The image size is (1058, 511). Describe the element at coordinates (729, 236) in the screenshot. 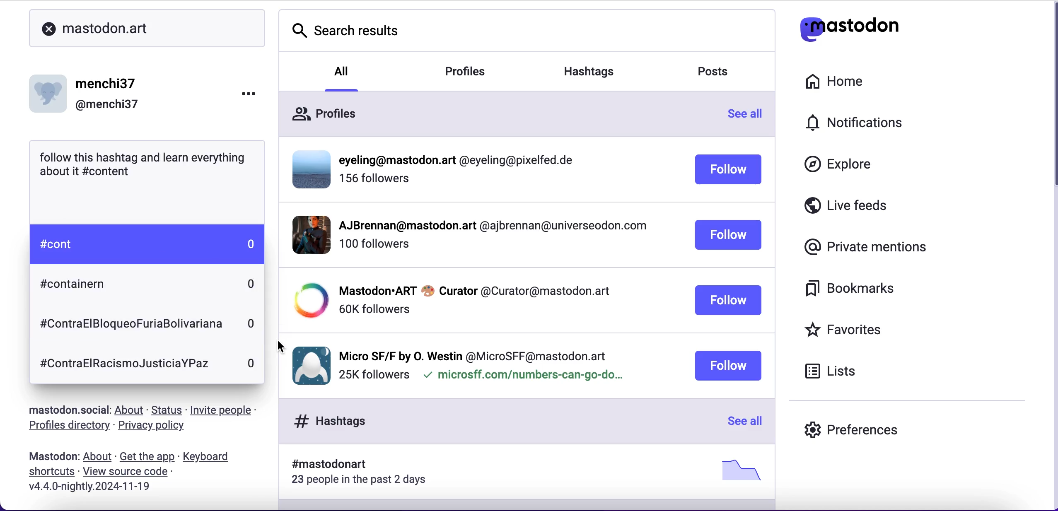

I see `follow` at that location.